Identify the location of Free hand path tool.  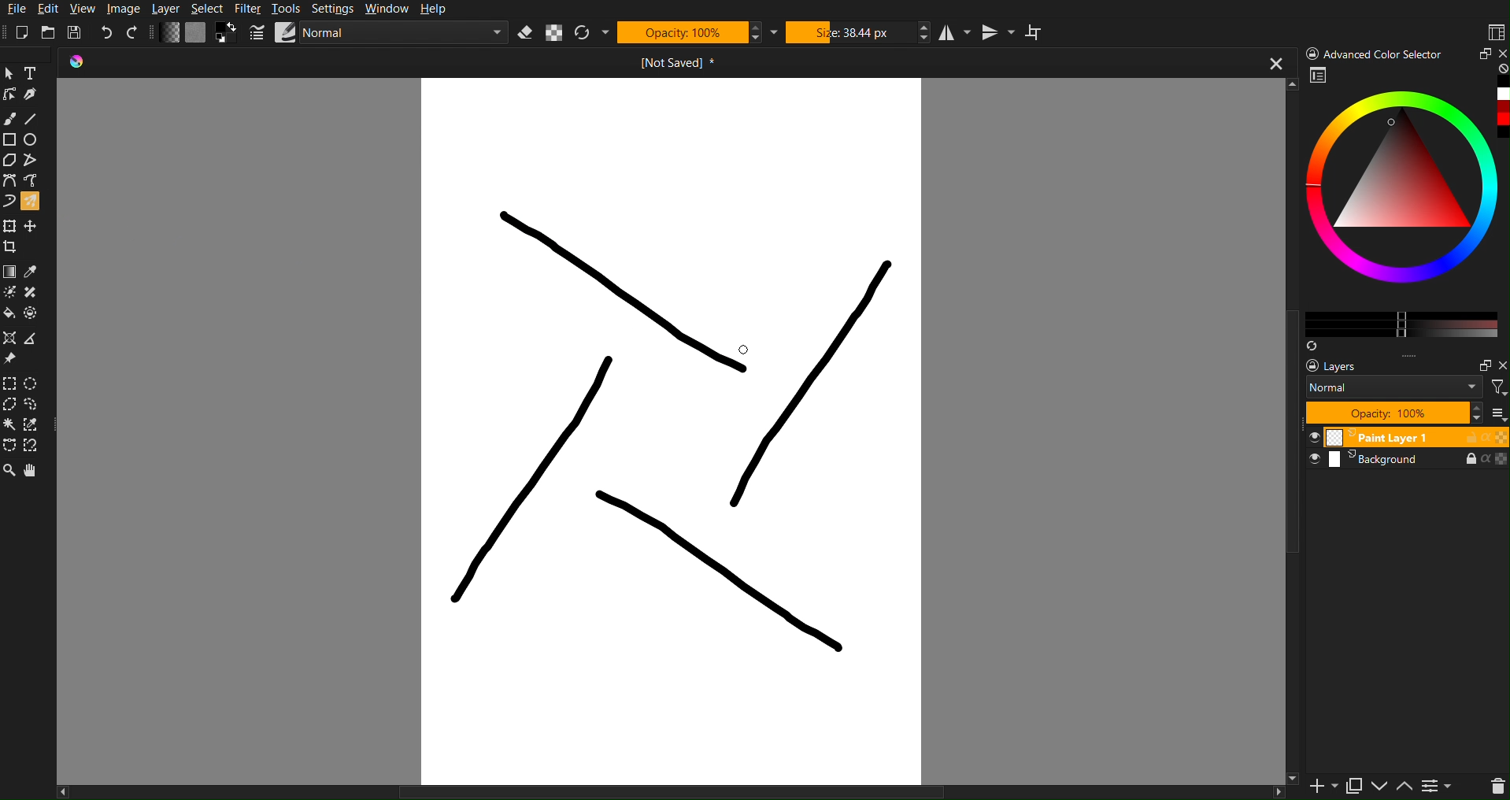
(31, 180).